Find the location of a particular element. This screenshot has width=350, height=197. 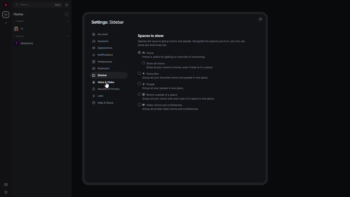

account is located at coordinates (101, 34).